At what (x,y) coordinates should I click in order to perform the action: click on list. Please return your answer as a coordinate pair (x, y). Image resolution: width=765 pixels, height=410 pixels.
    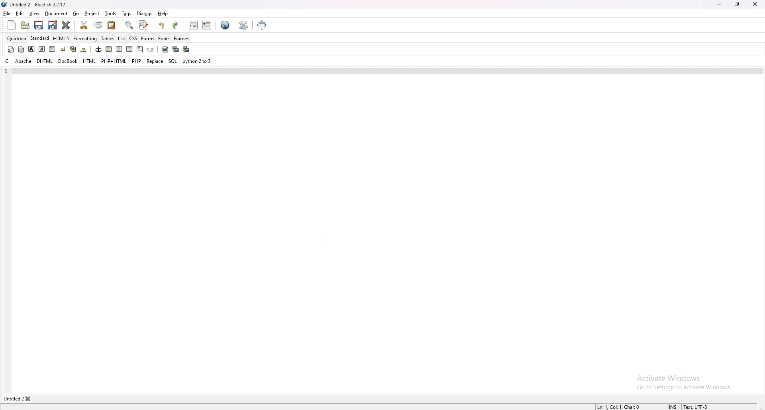
    Looking at the image, I should click on (122, 38).